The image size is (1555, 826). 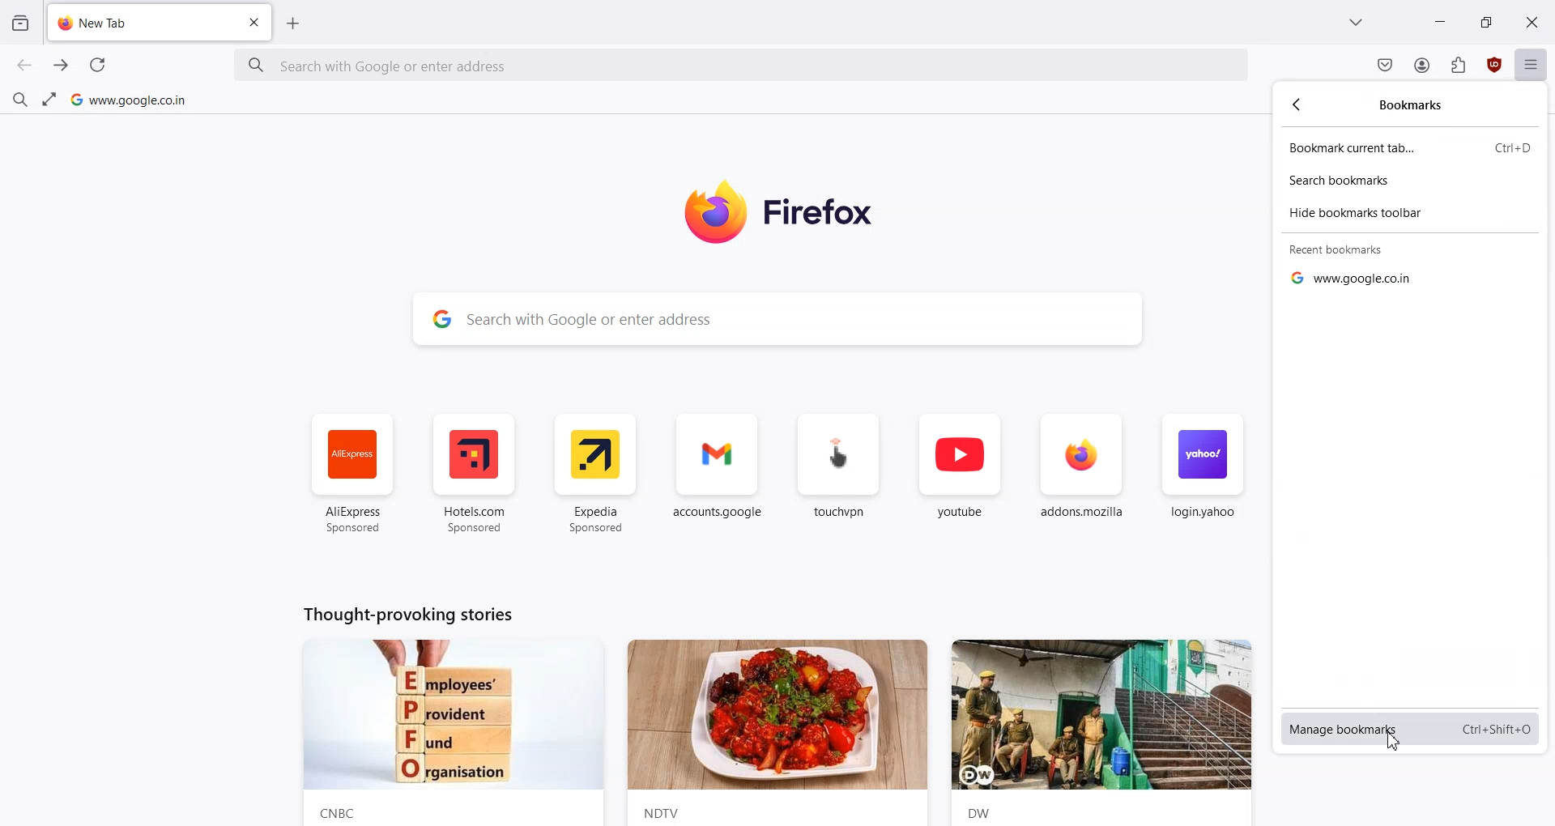 I want to click on Minimize, so click(x=1440, y=20).